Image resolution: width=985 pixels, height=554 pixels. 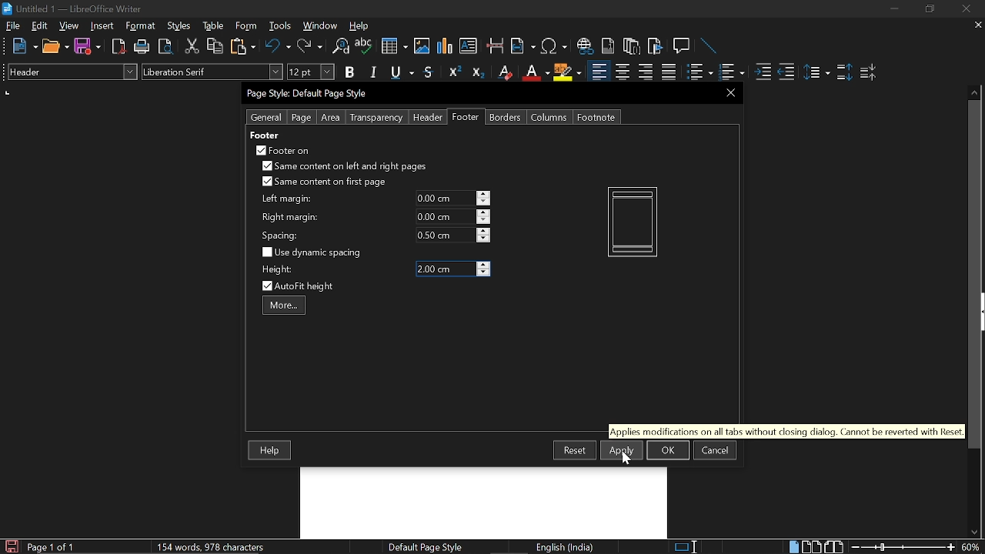 I want to click on decrease paragraph spacing Decrease paragraph spacing, so click(x=870, y=72).